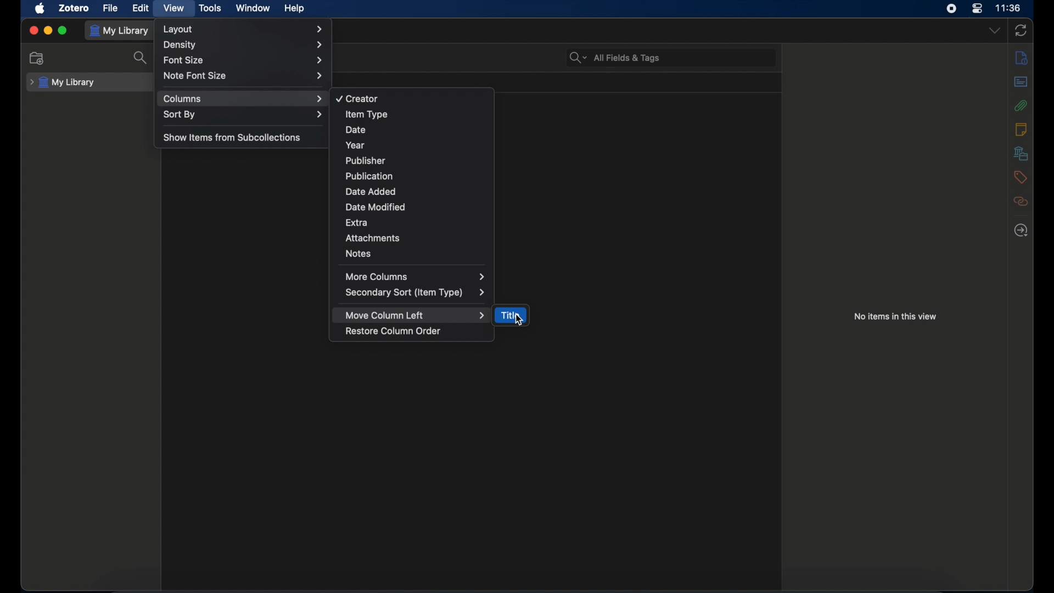 The width and height of the screenshot is (1054, 593). I want to click on file, so click(110, 9).